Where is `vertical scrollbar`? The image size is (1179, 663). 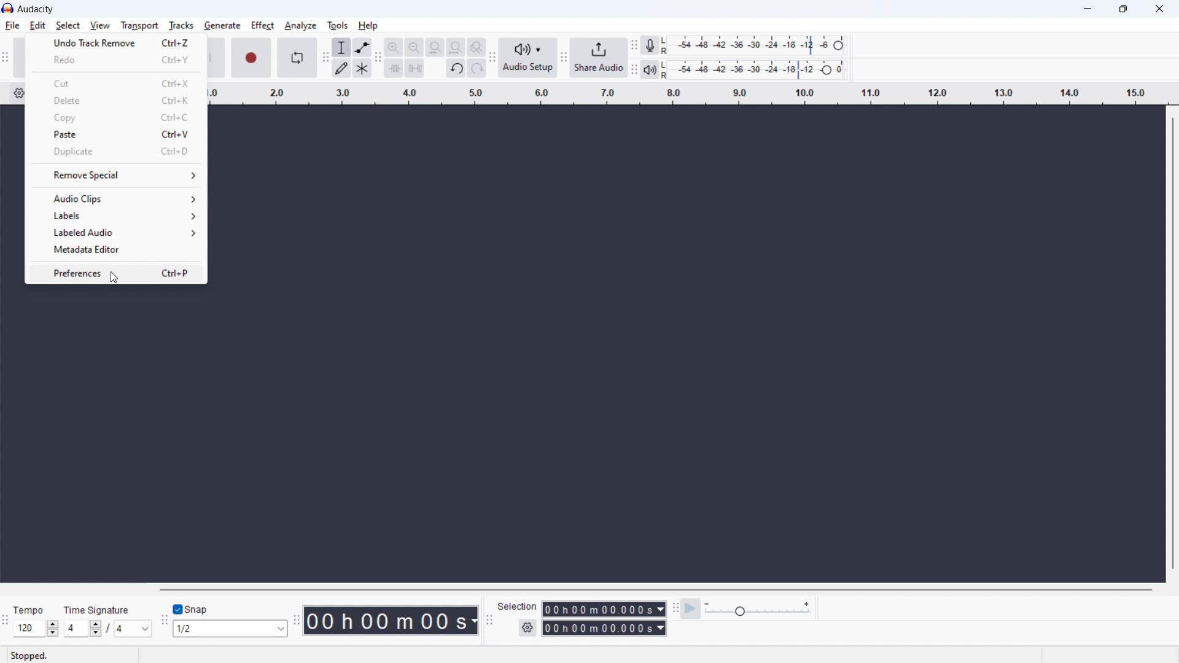 vertical scrollbar is located at coordinates (1174, 343).